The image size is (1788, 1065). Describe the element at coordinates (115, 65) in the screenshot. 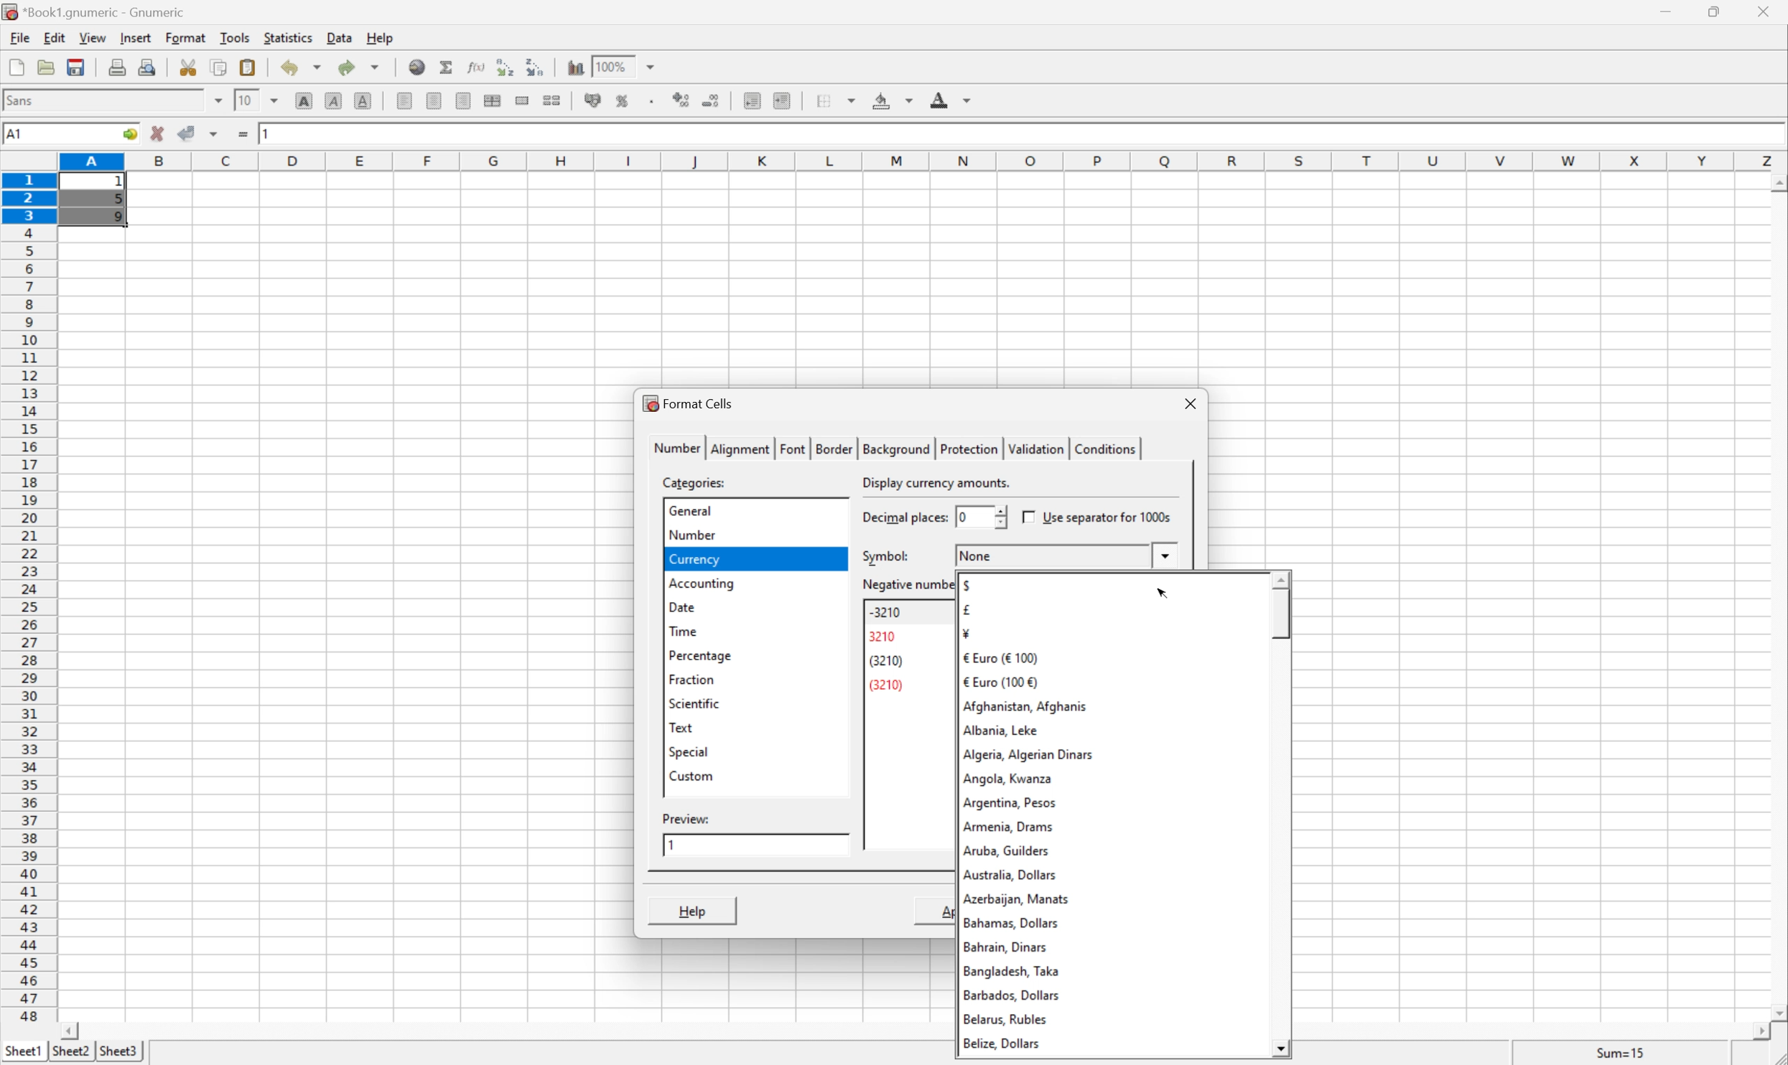

I see `print` at that location.